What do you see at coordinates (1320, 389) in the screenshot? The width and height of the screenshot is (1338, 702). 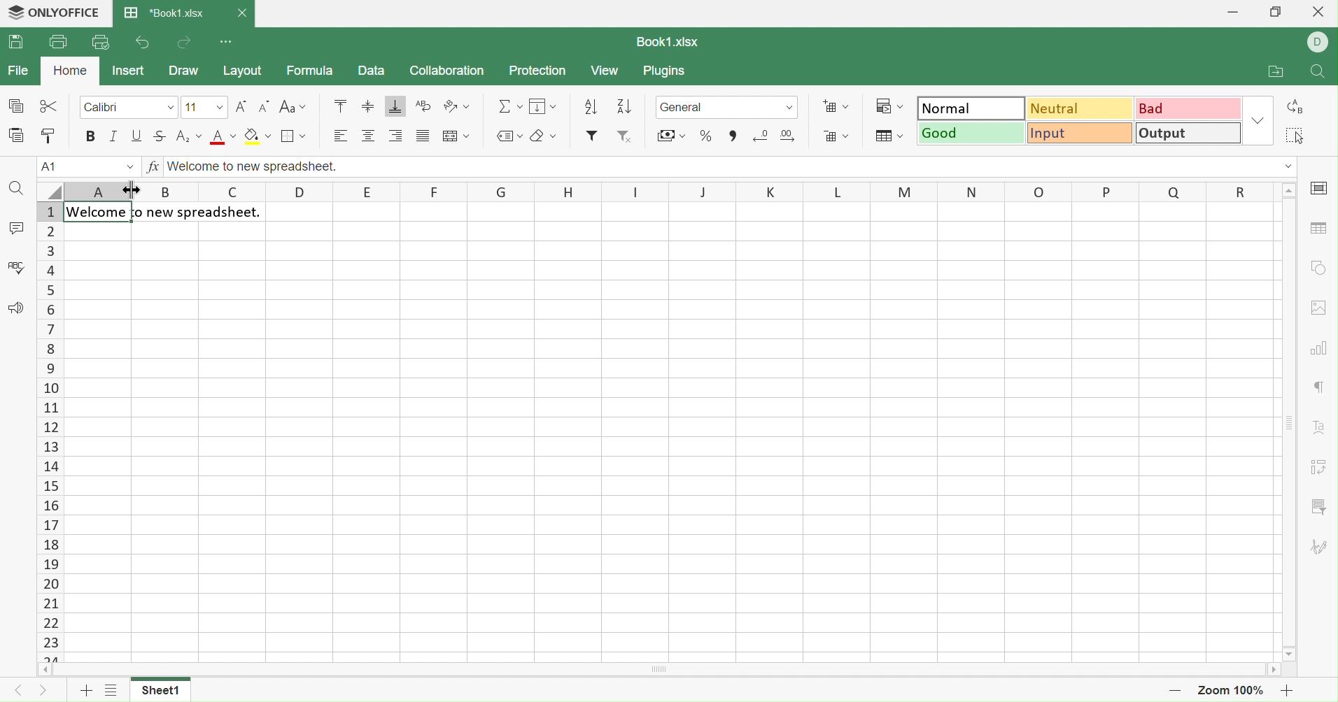 I see `Paragraph settings` at bounding box center [1320, 389].